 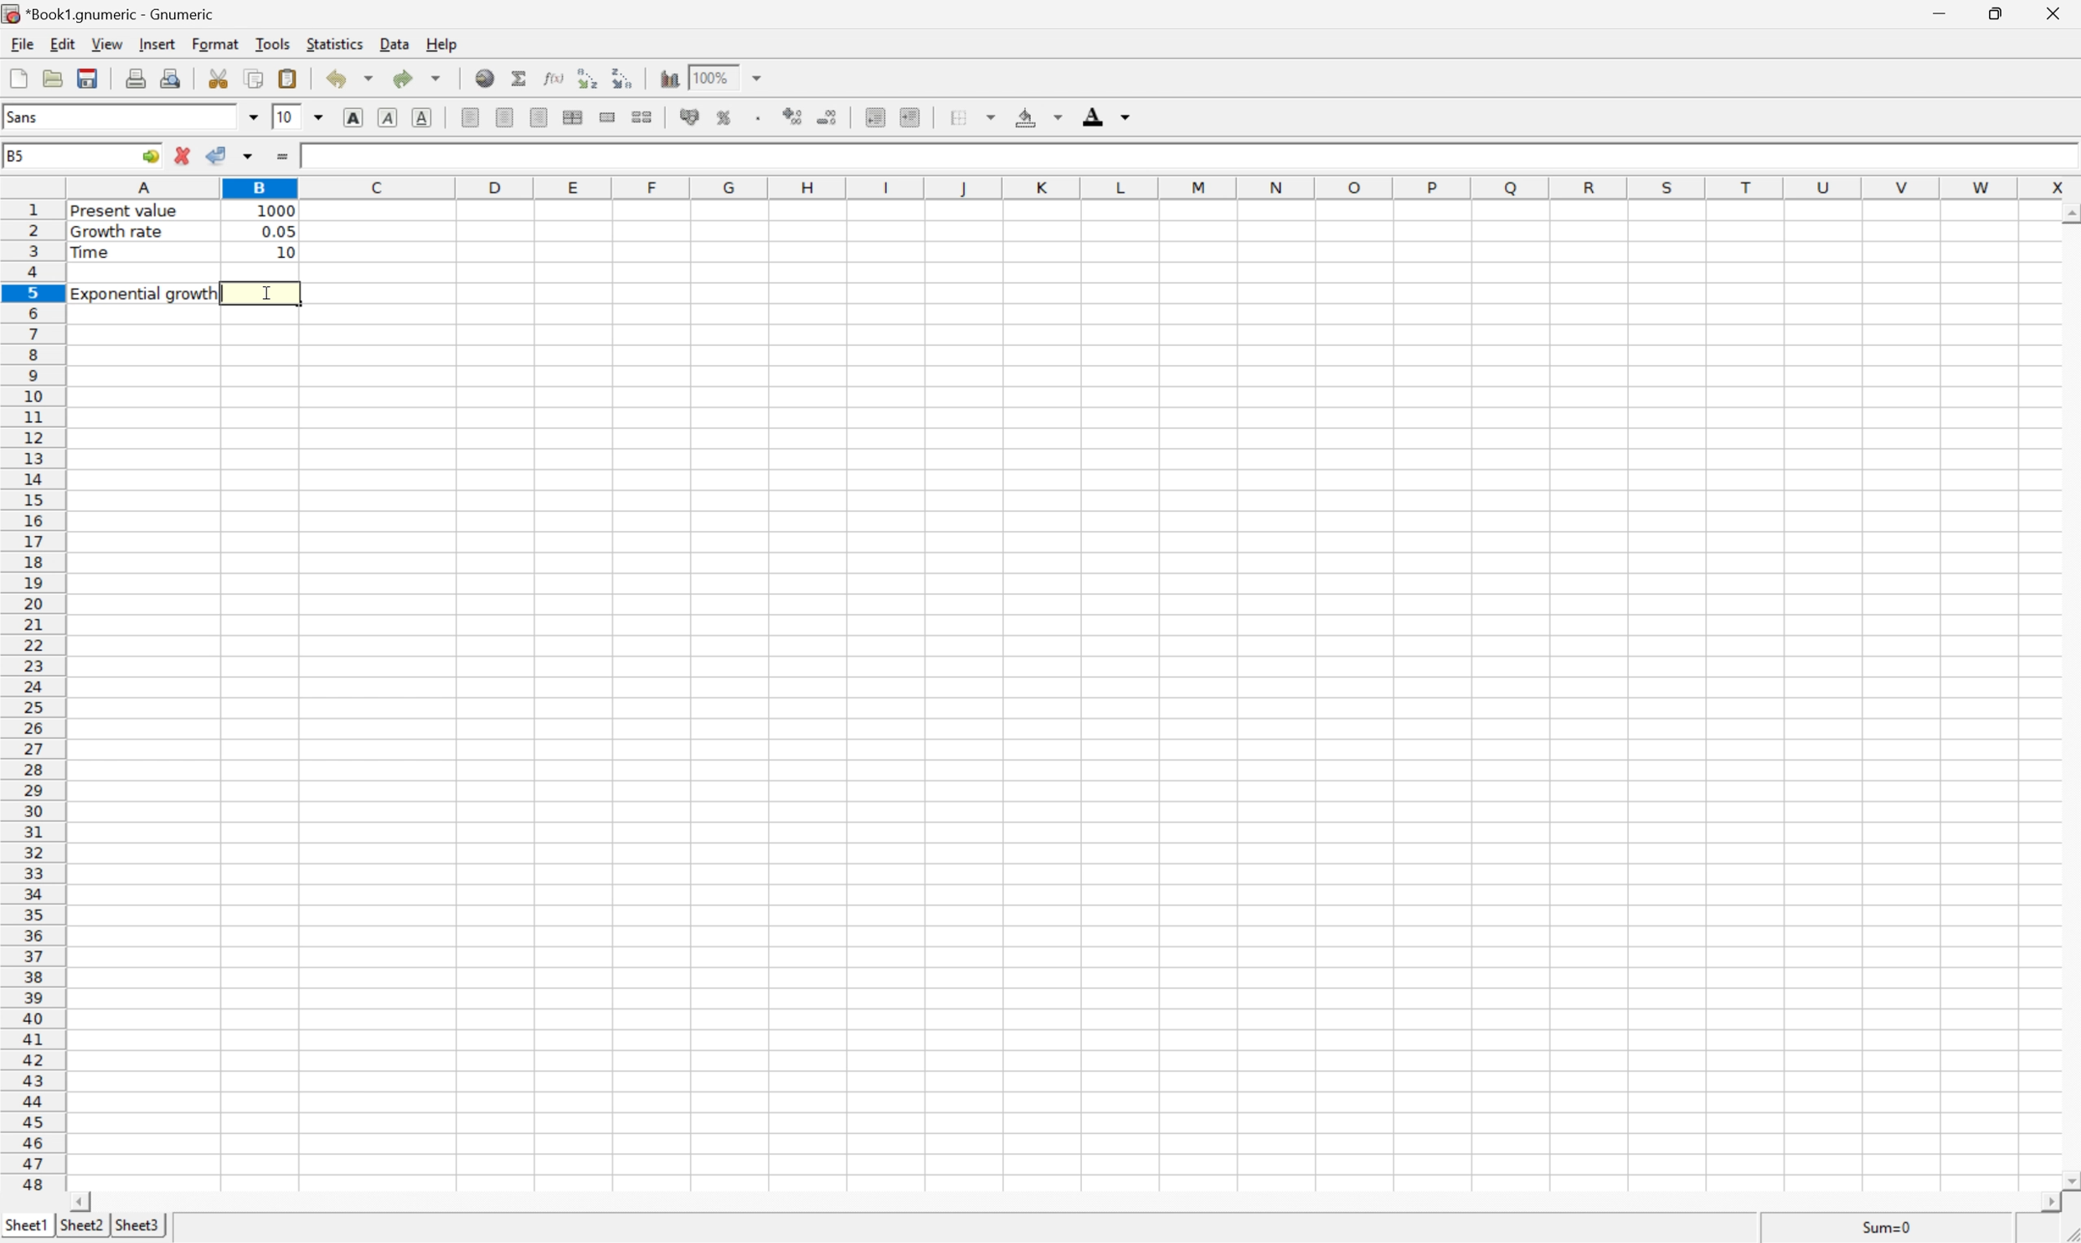 I want to click on 0.05, so click(x=277, y=231).